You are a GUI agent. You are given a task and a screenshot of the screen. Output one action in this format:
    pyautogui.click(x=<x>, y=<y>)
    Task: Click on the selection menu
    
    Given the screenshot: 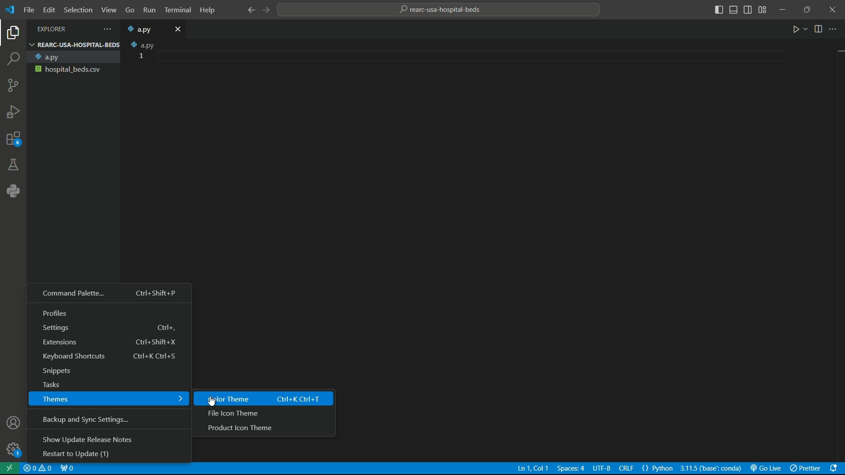 What is the action you would take?
    pyautogui.click(x=77, y=10)
    